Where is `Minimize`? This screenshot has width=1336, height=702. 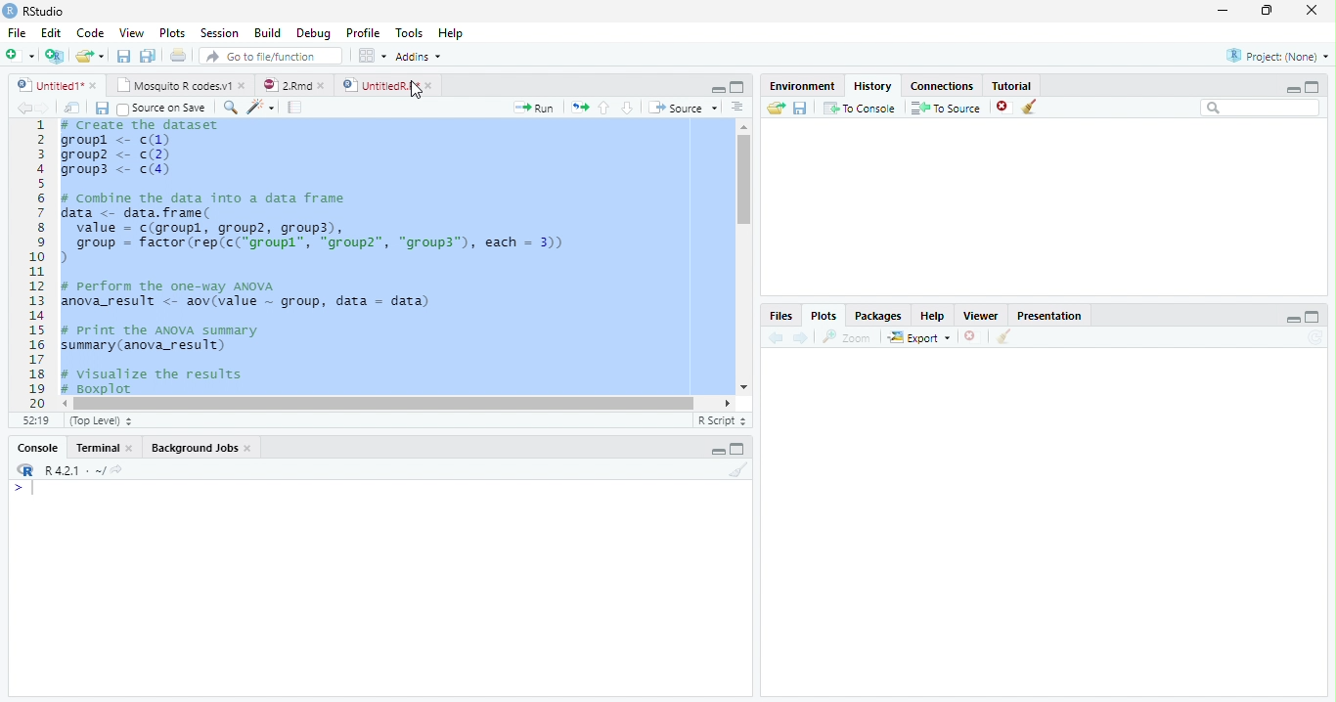 Minimize is located at coordinates (718, 453).